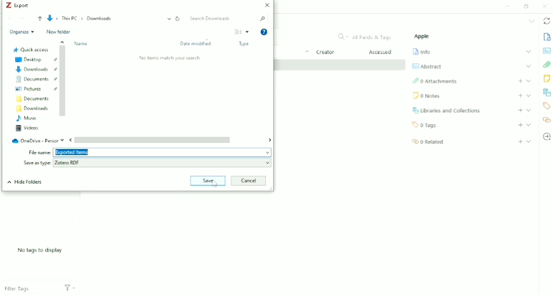  I want to click on Minimize, so click(508, 6).